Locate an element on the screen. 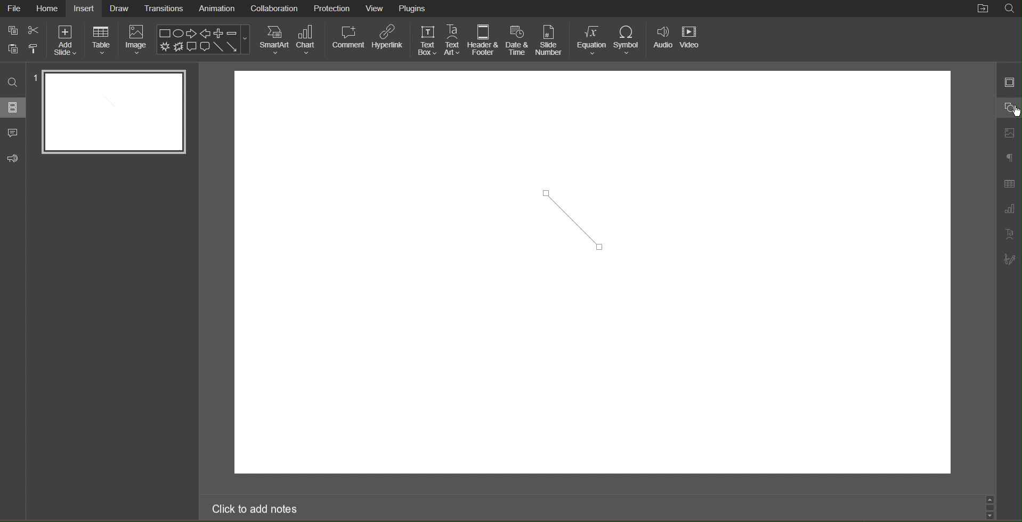  Line is located at coordinates (569, 218).